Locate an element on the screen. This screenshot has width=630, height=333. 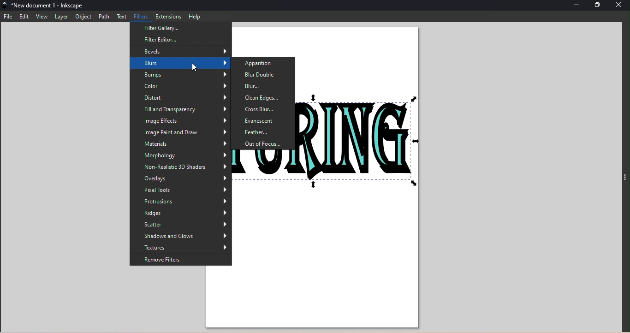
Help is located at coordinates (195, 17).